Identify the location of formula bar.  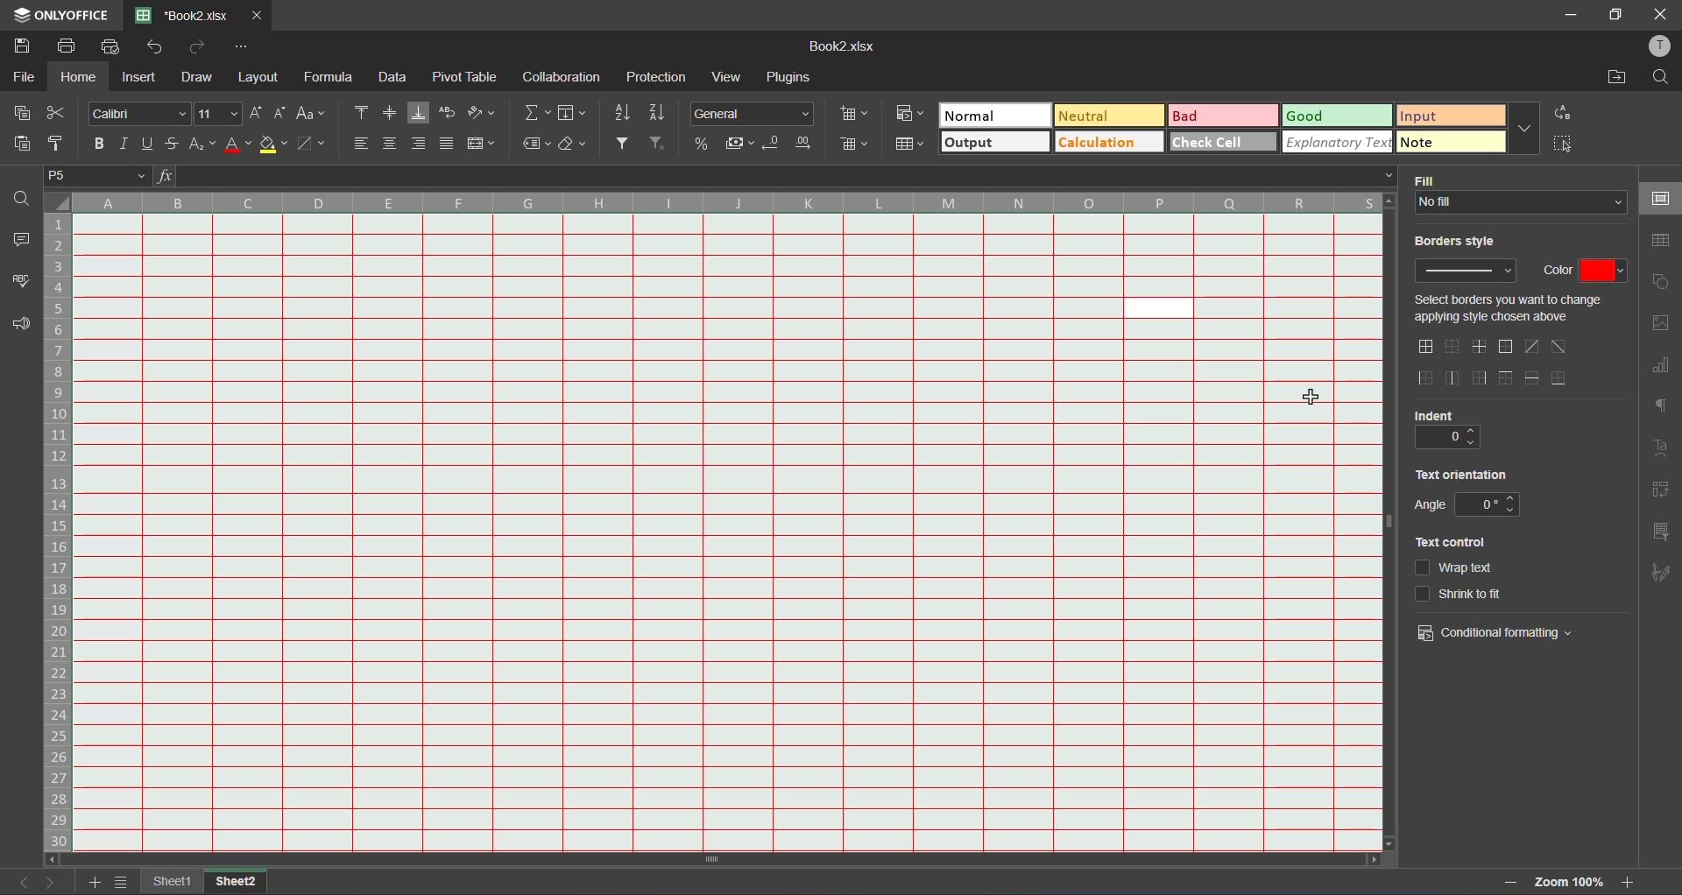
(789, 175).